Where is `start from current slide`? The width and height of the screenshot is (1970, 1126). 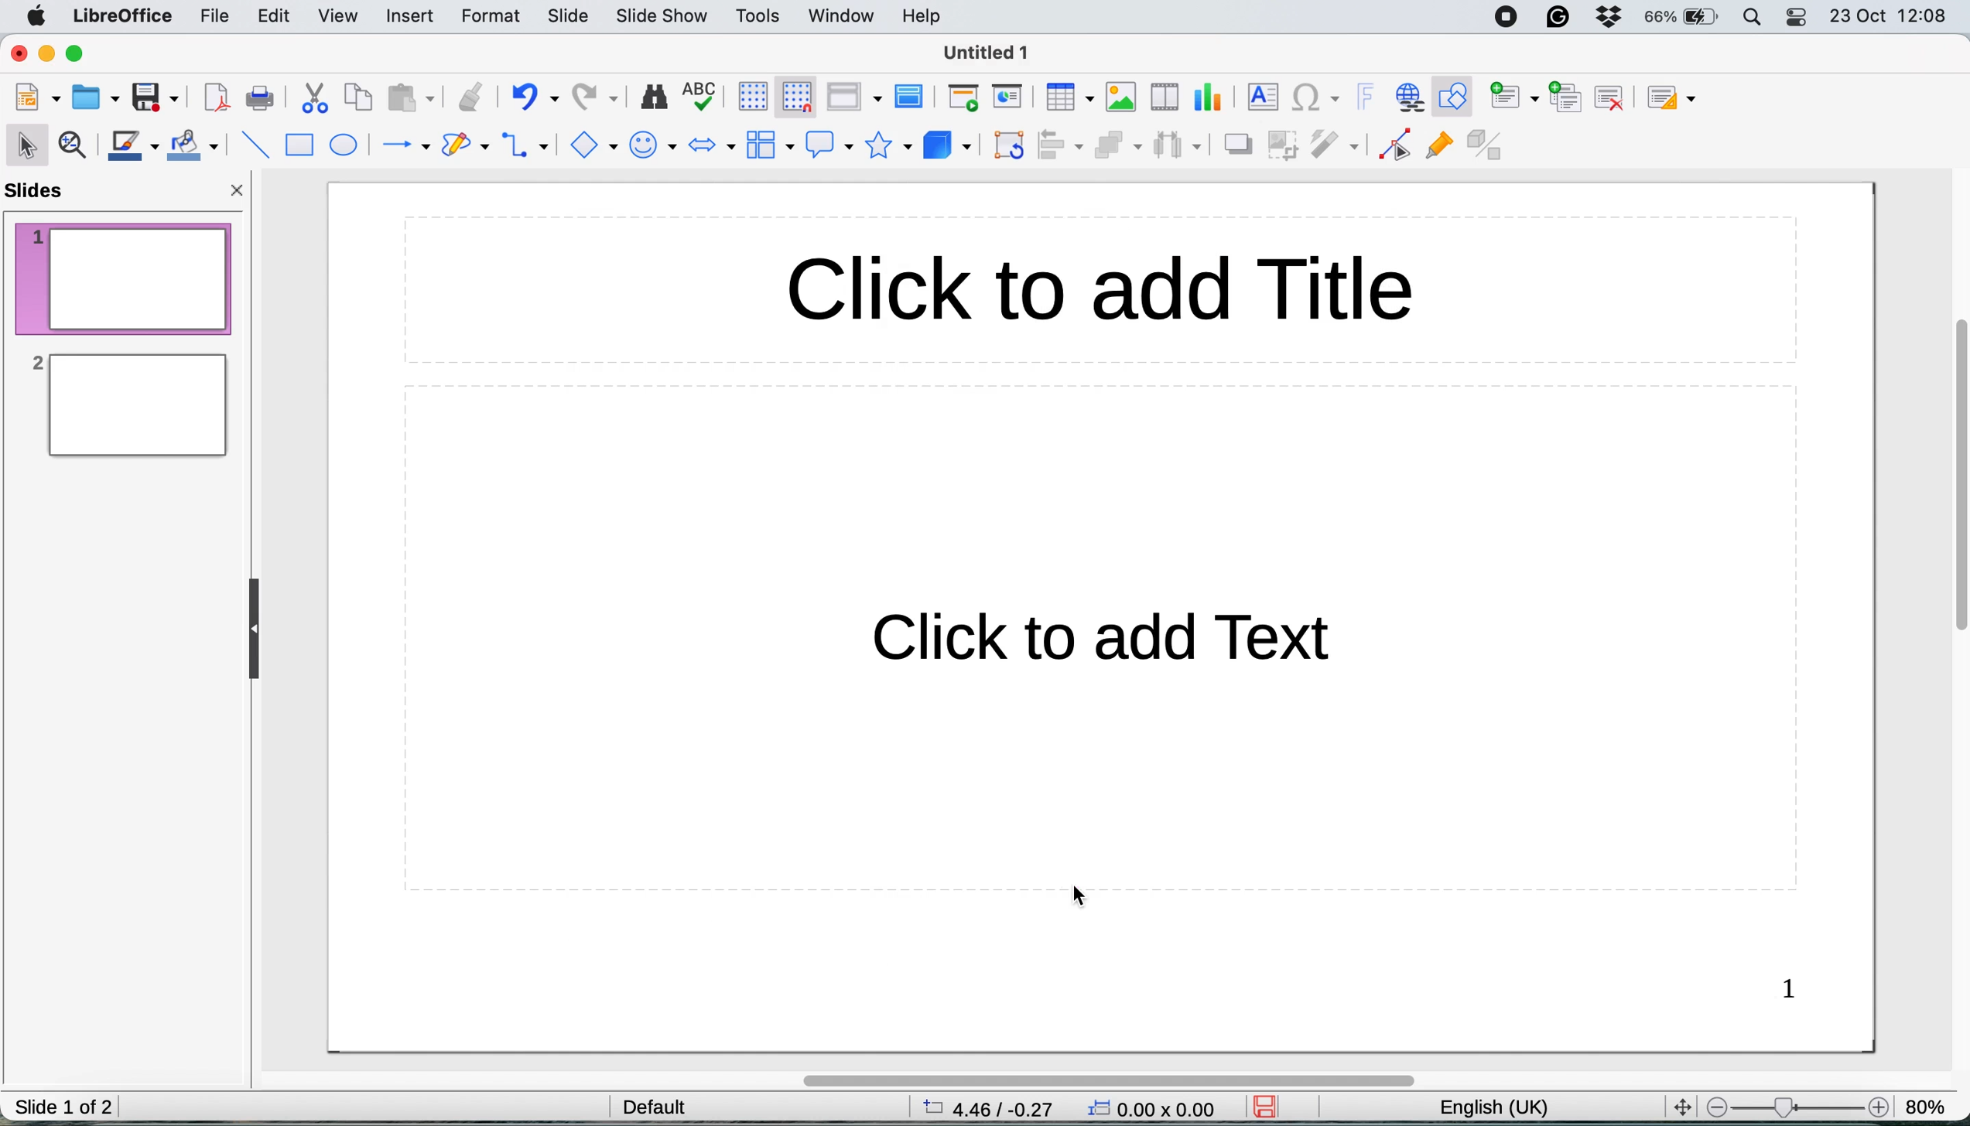
start from current slide is located at coordinates (1010, 97).